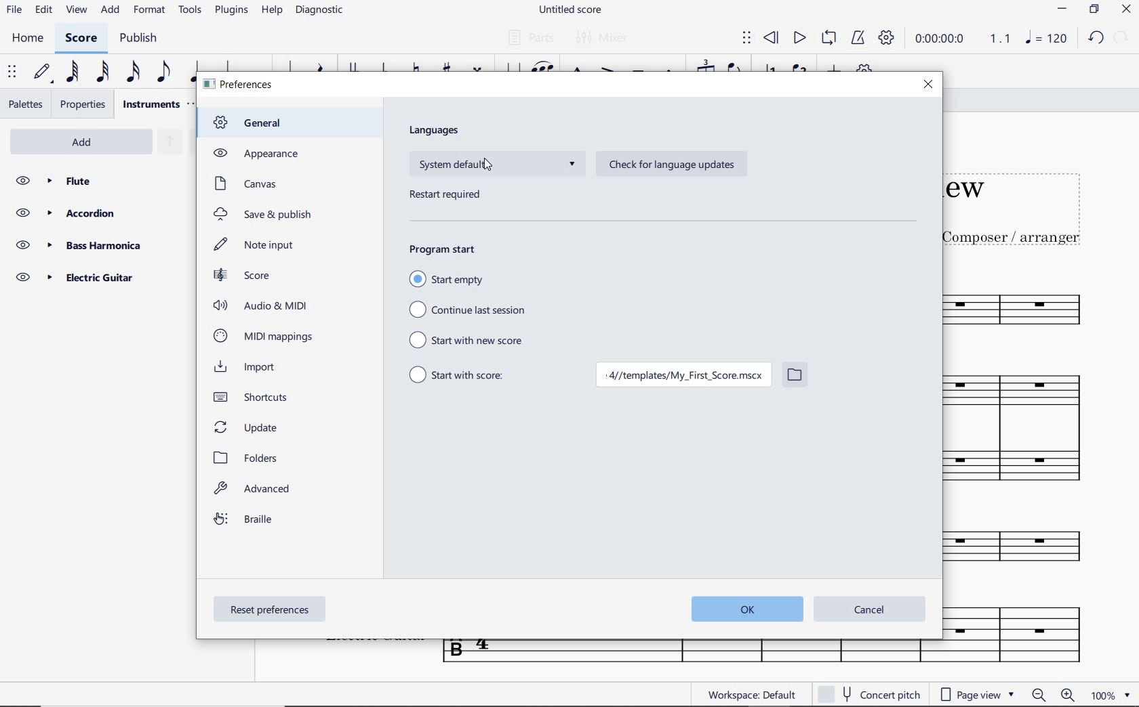 Image resolution: width=1139 pixels, height=707 pixels. What do you see at coordinates (83, 39) in the screenshot?
I see `score` at bounding box center [83, 39].